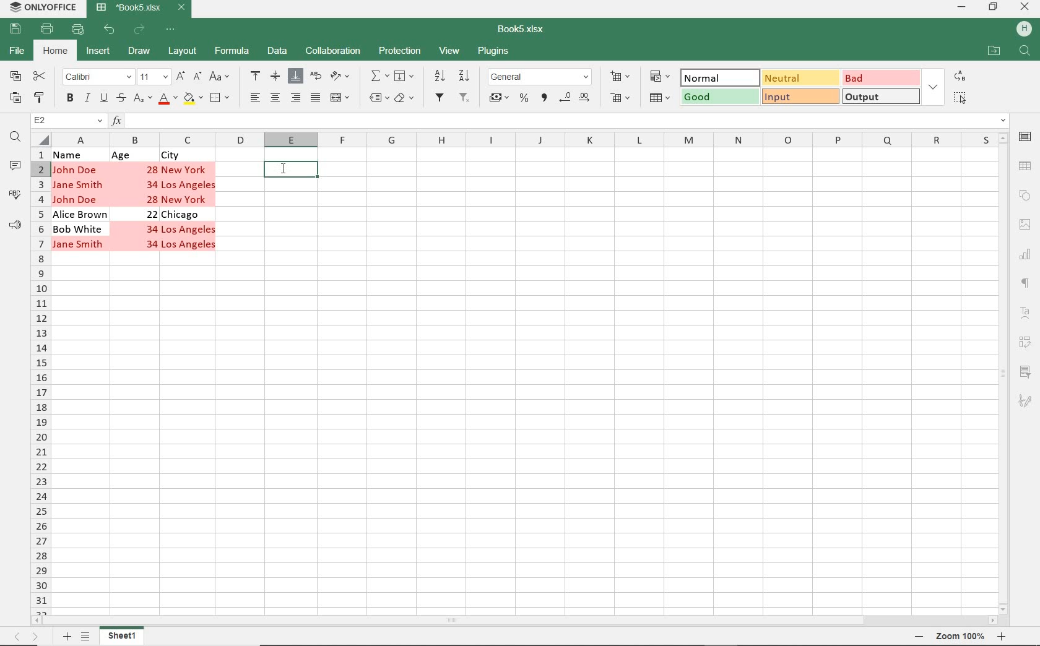 Image resolution: width=1040 pixels, height=646 pixels. I want to click on New York, so click(189, 199).